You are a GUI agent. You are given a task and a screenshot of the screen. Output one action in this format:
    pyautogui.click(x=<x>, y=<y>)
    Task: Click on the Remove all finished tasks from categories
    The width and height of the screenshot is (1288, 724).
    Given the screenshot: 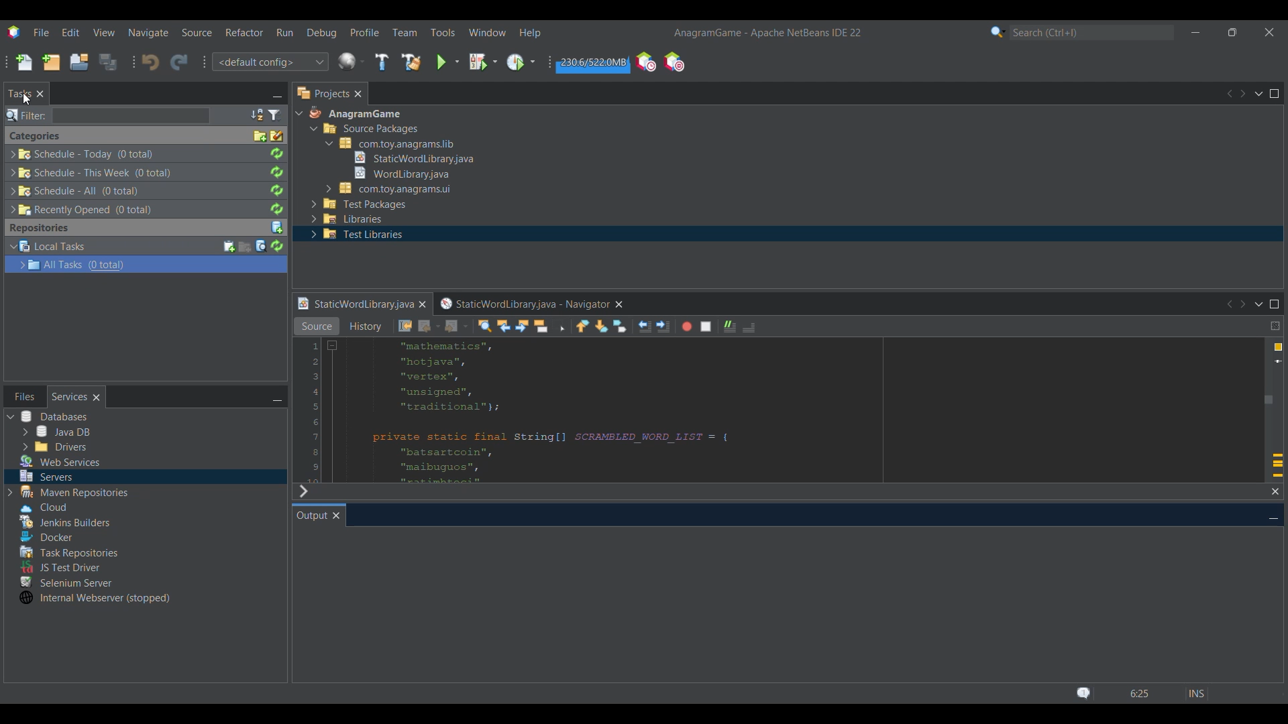 What is the action you would take?
    pyautogui.click(x=277, y=136)
    